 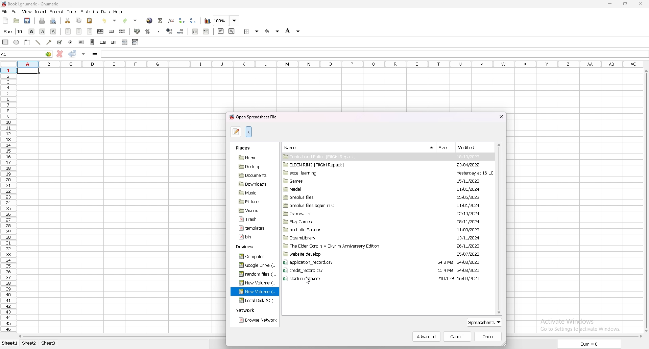 What do you see at coordinates (468, 255) in the screenshot?
I see `05/07/2023` at bounding box center [468, 255].